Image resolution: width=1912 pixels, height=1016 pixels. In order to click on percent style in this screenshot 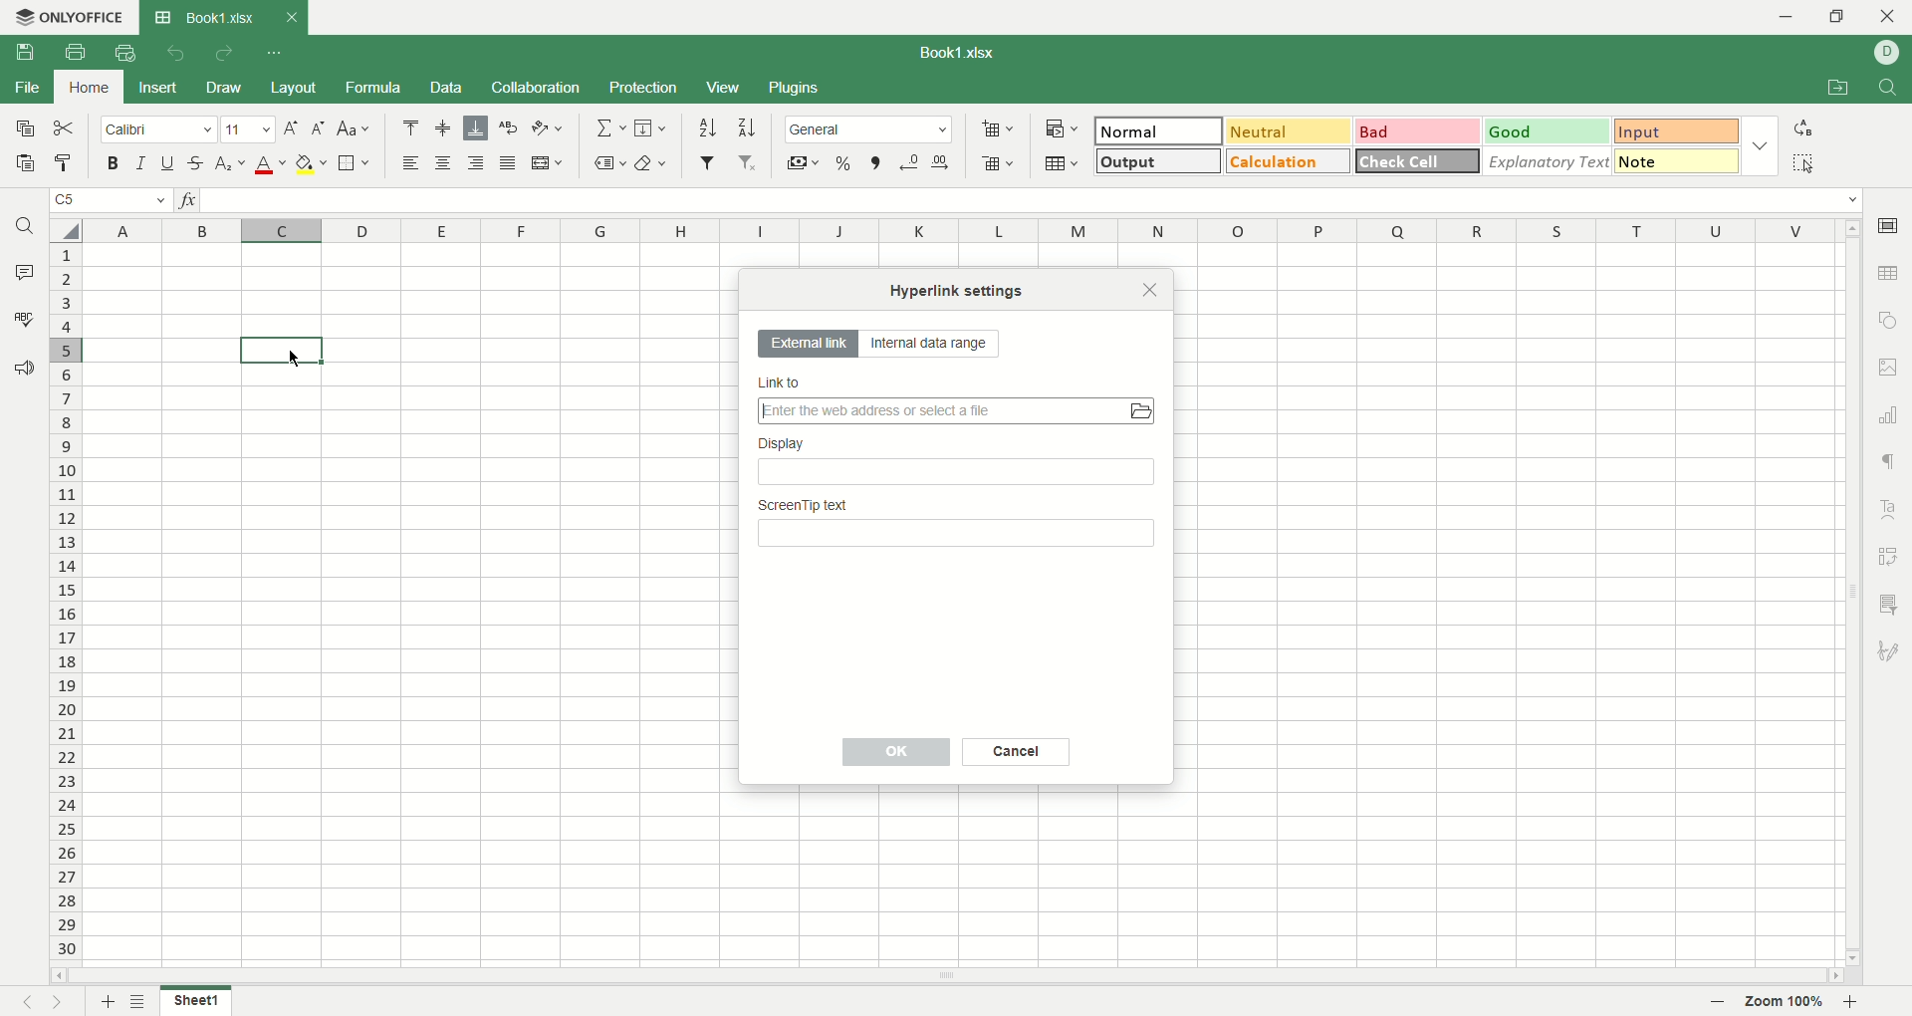, I will do `click(844, 162)`.